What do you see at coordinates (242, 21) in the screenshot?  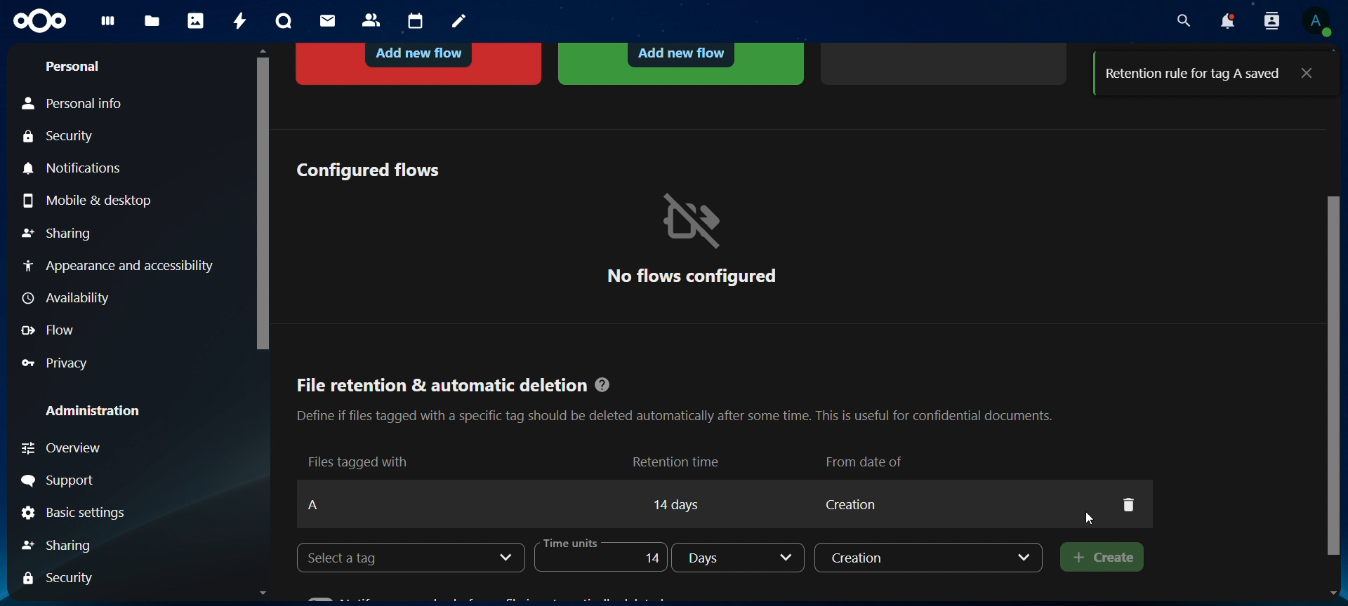 I see `activity` at bounding box center [242, 21].